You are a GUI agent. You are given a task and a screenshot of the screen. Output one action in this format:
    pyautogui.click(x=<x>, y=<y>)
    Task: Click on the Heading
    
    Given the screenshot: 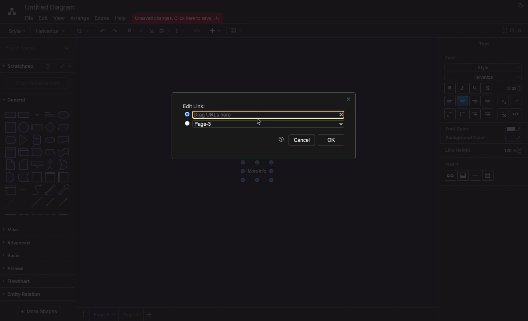 What is the action you would take?
    pyautogui.click(x=50, y=114)
    